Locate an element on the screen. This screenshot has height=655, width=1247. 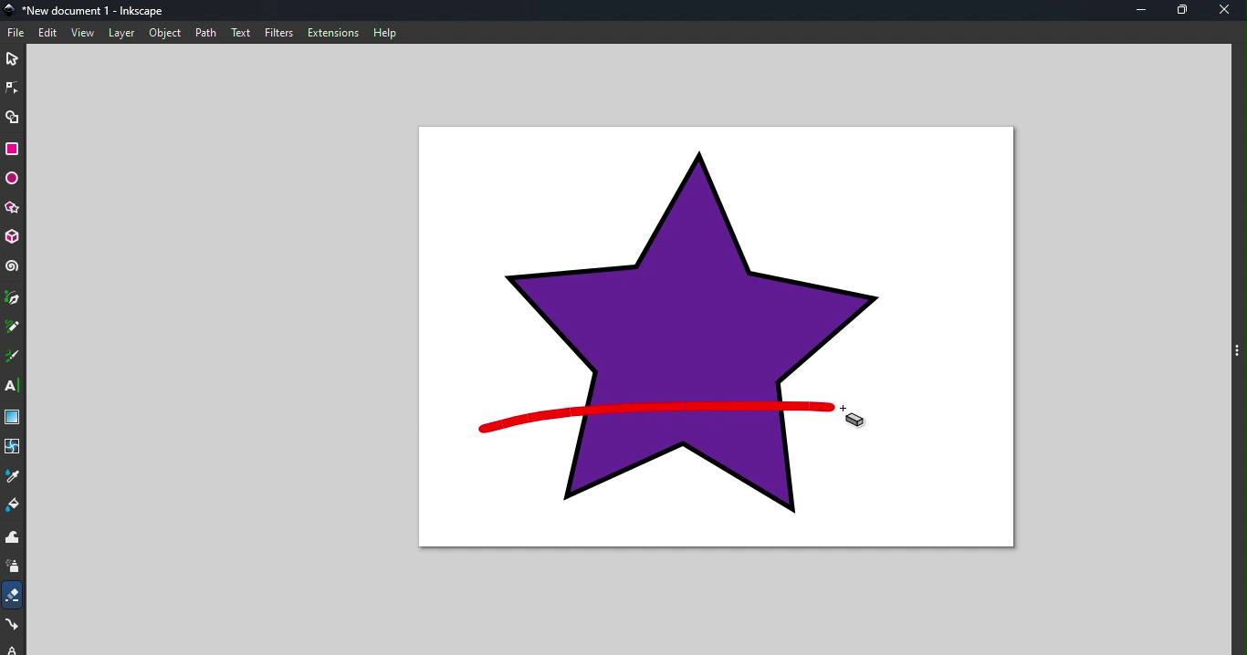
star/polygon is located at coordinates (12, 208).